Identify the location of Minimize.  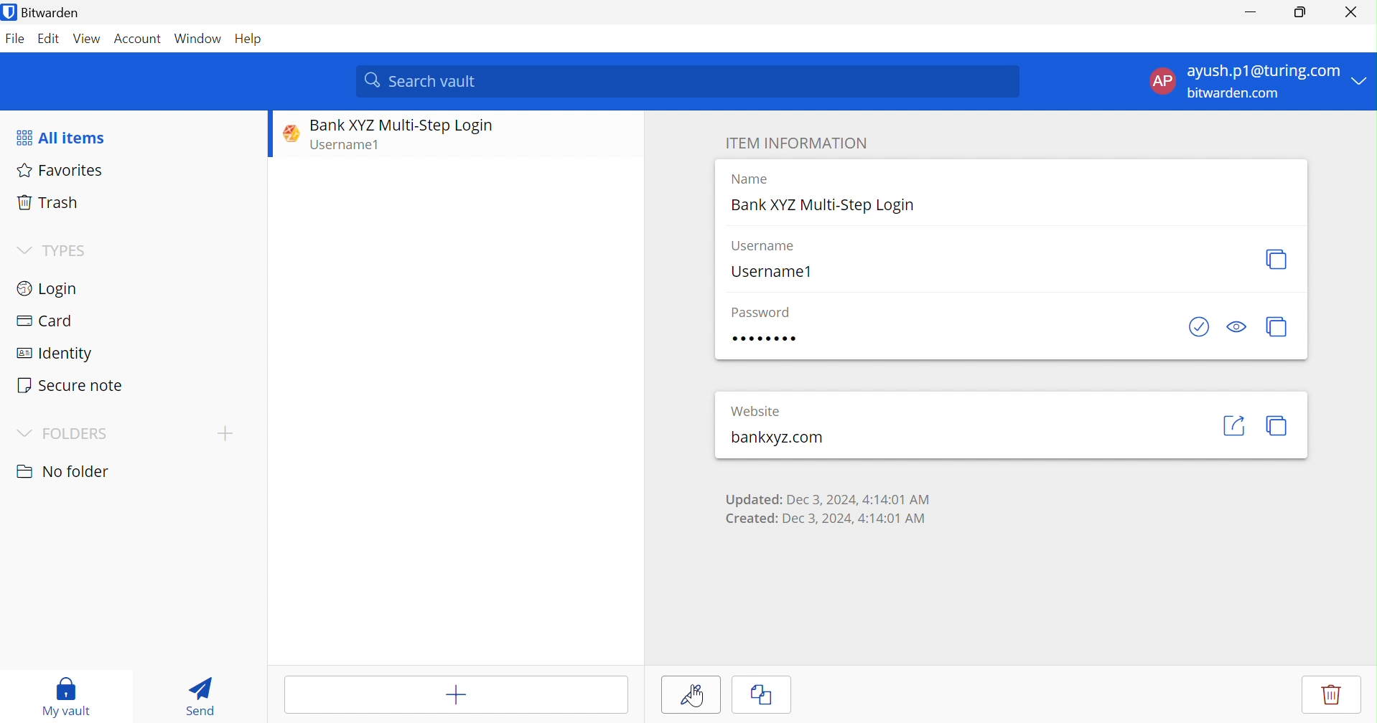
(1248, 14).